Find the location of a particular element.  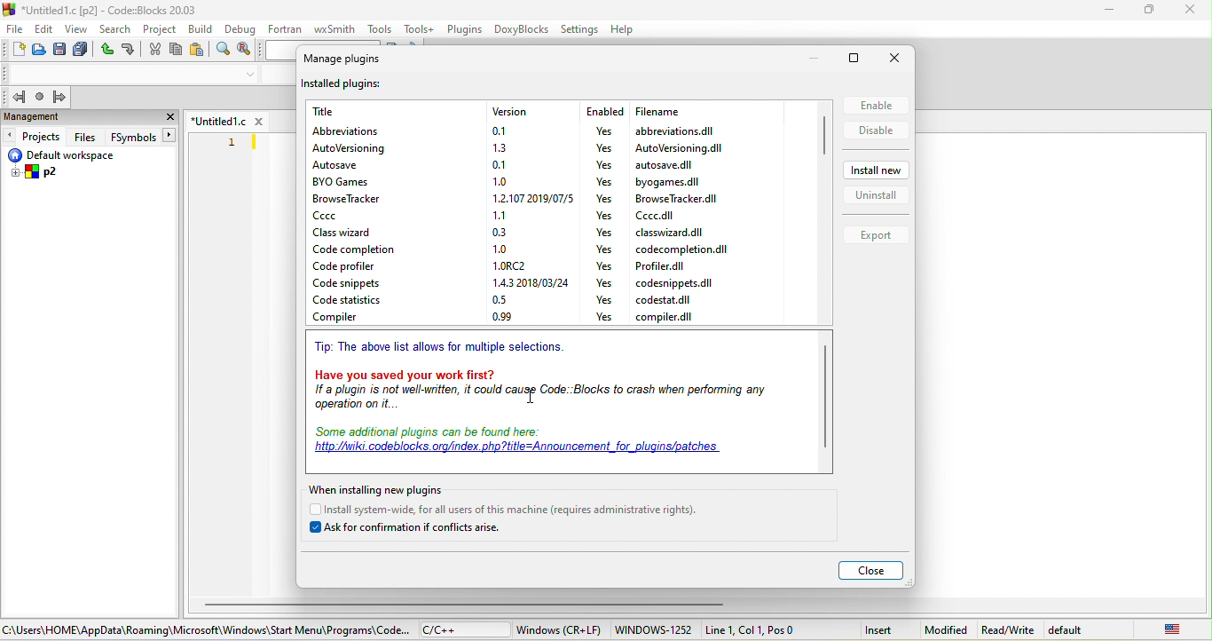

file is located at coordinates (16, 30).